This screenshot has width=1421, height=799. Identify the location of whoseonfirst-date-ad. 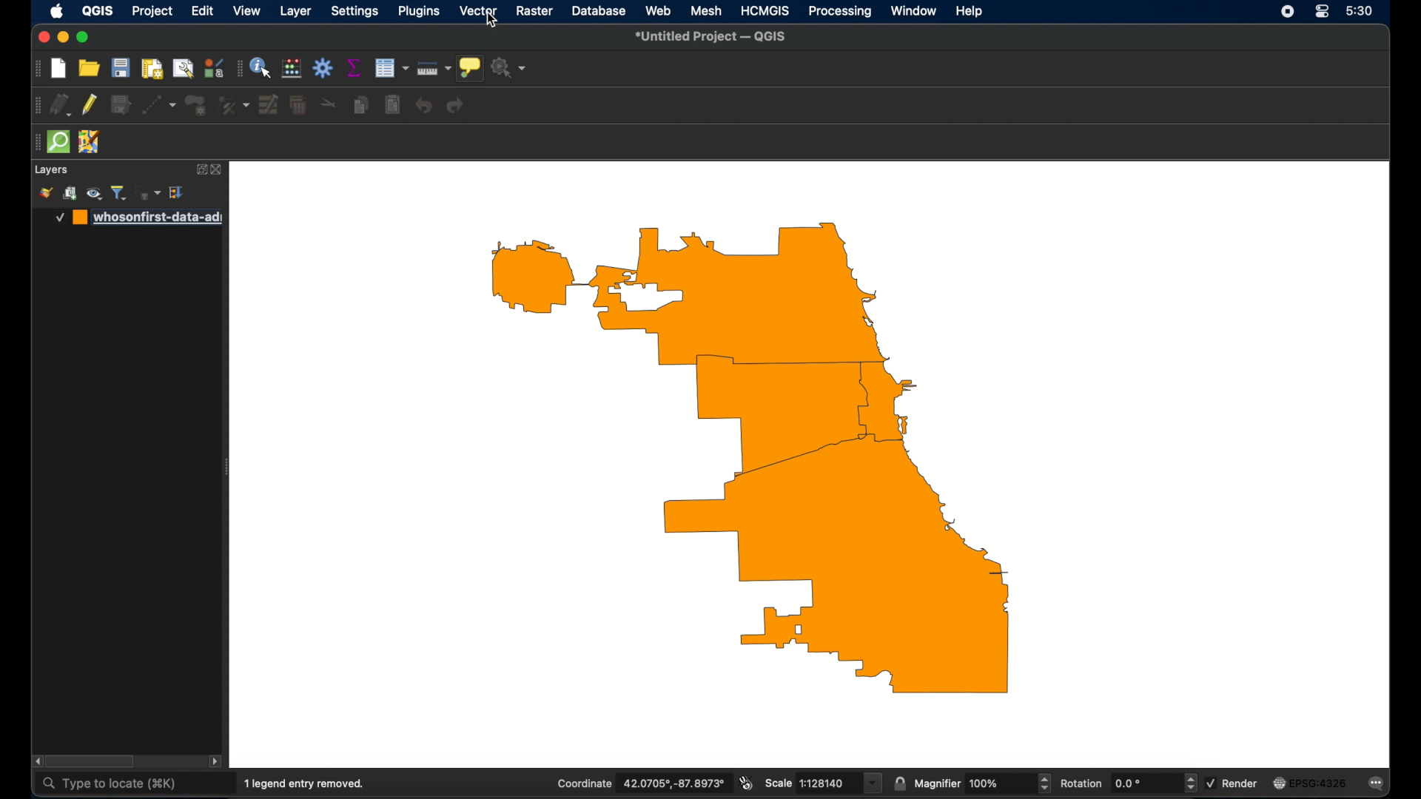
(138, 218).